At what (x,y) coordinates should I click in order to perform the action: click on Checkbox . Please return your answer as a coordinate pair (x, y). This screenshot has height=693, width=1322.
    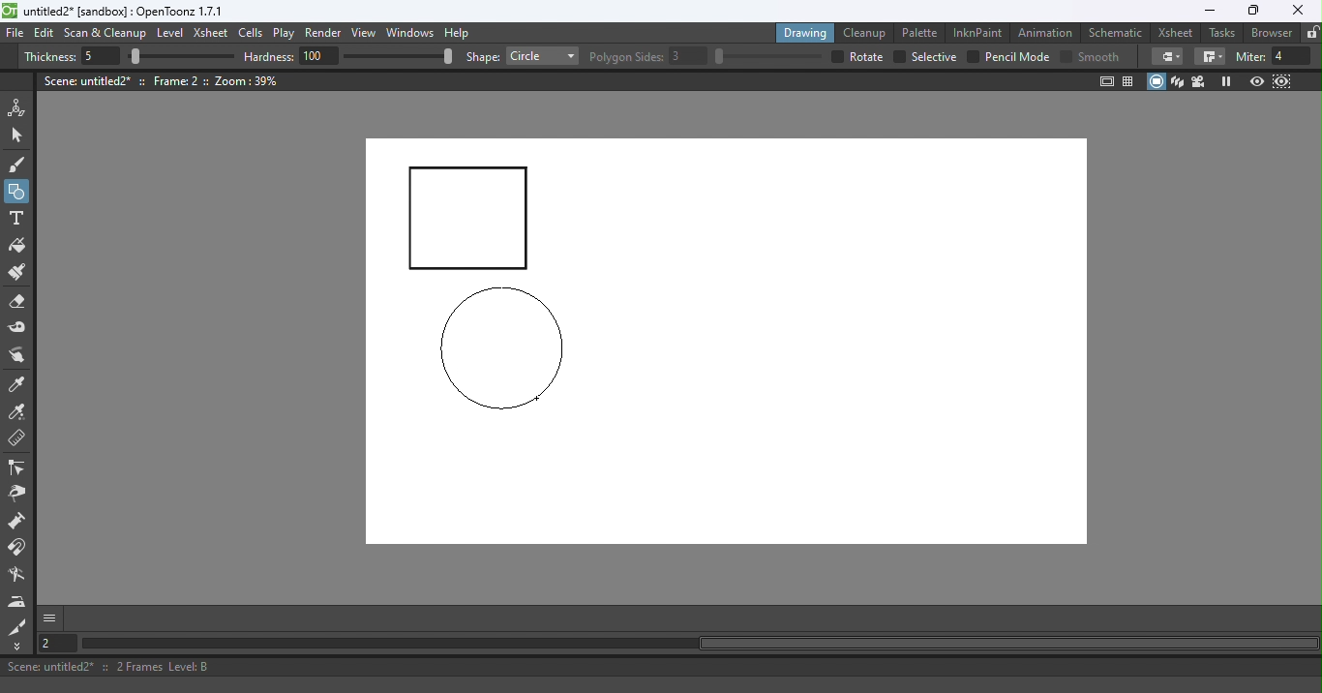
    Looking at the image, I should click on (1066, 55).